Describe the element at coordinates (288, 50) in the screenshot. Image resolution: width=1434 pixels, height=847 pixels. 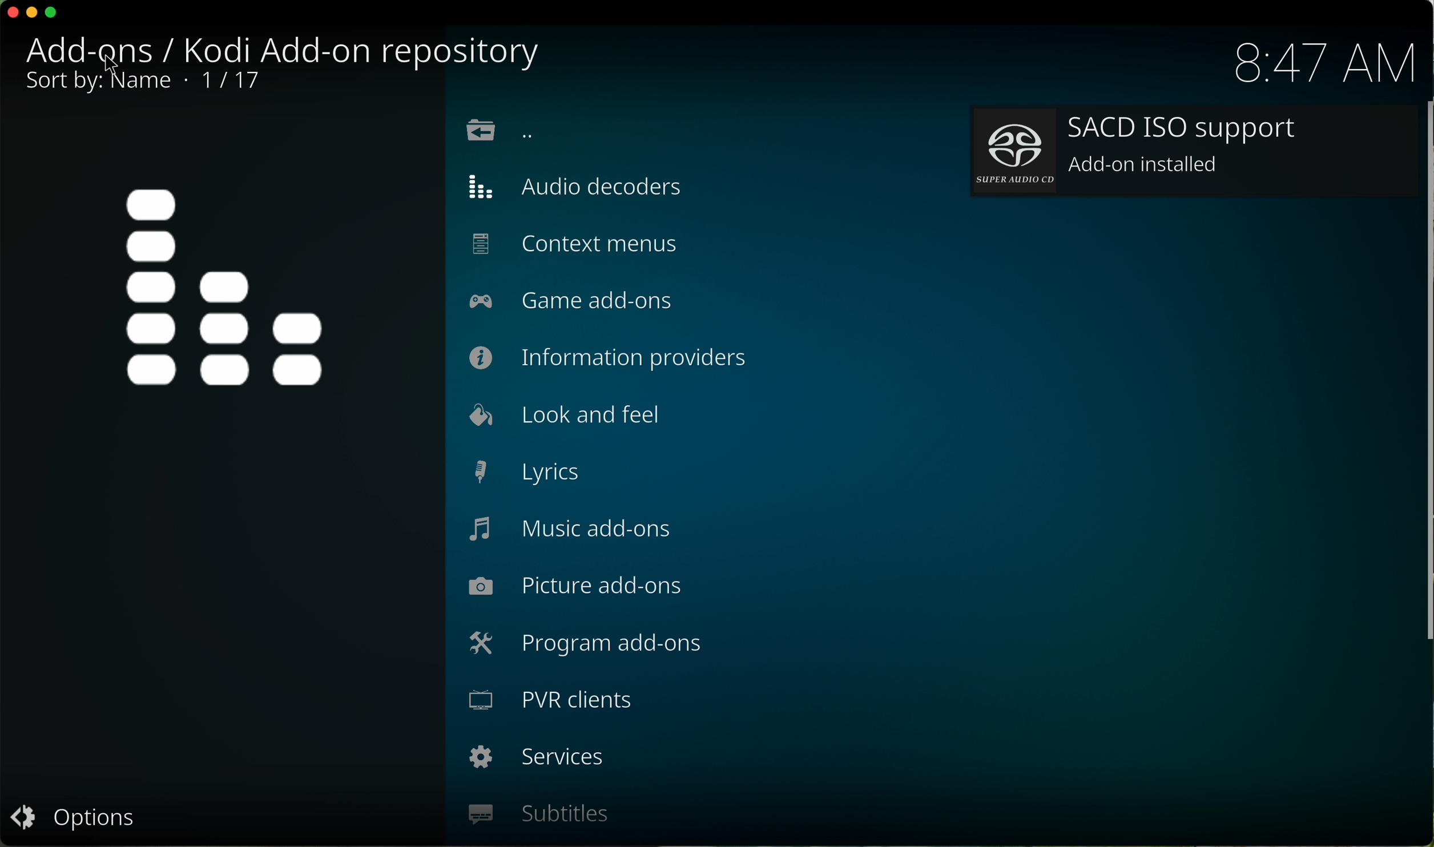
I see `Kodi add-on repository` at that location.